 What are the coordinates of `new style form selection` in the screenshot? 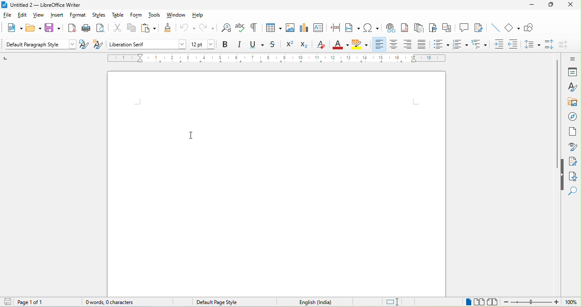 It's located at (97, 45).